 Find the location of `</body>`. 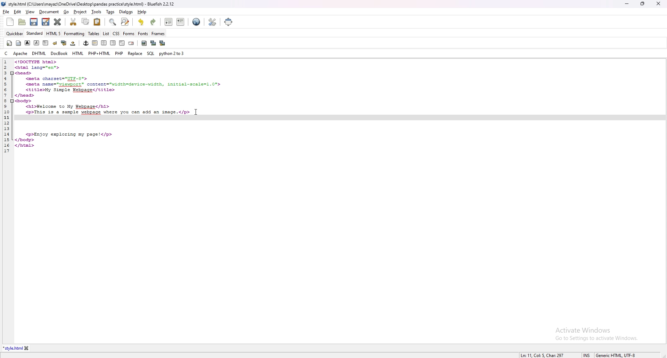

</body> is located at coordinates (25, 140).